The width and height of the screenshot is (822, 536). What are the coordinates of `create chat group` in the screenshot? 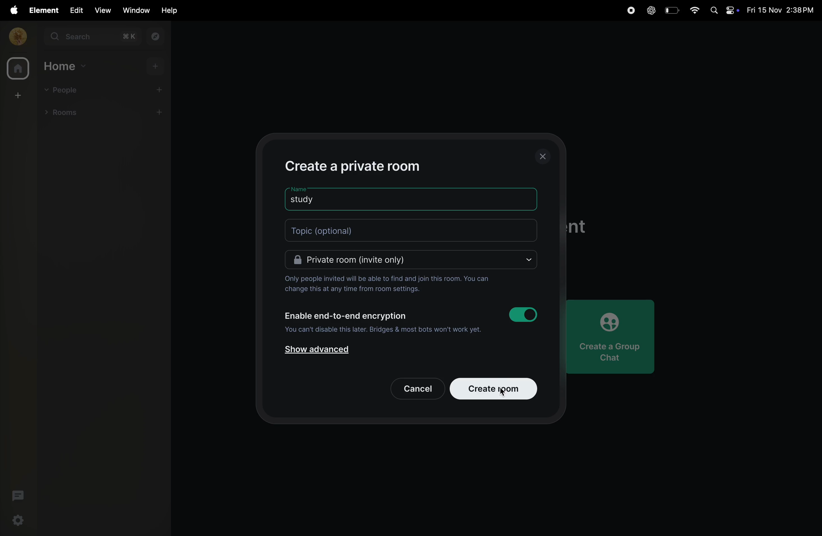 It's located at (611, 337).